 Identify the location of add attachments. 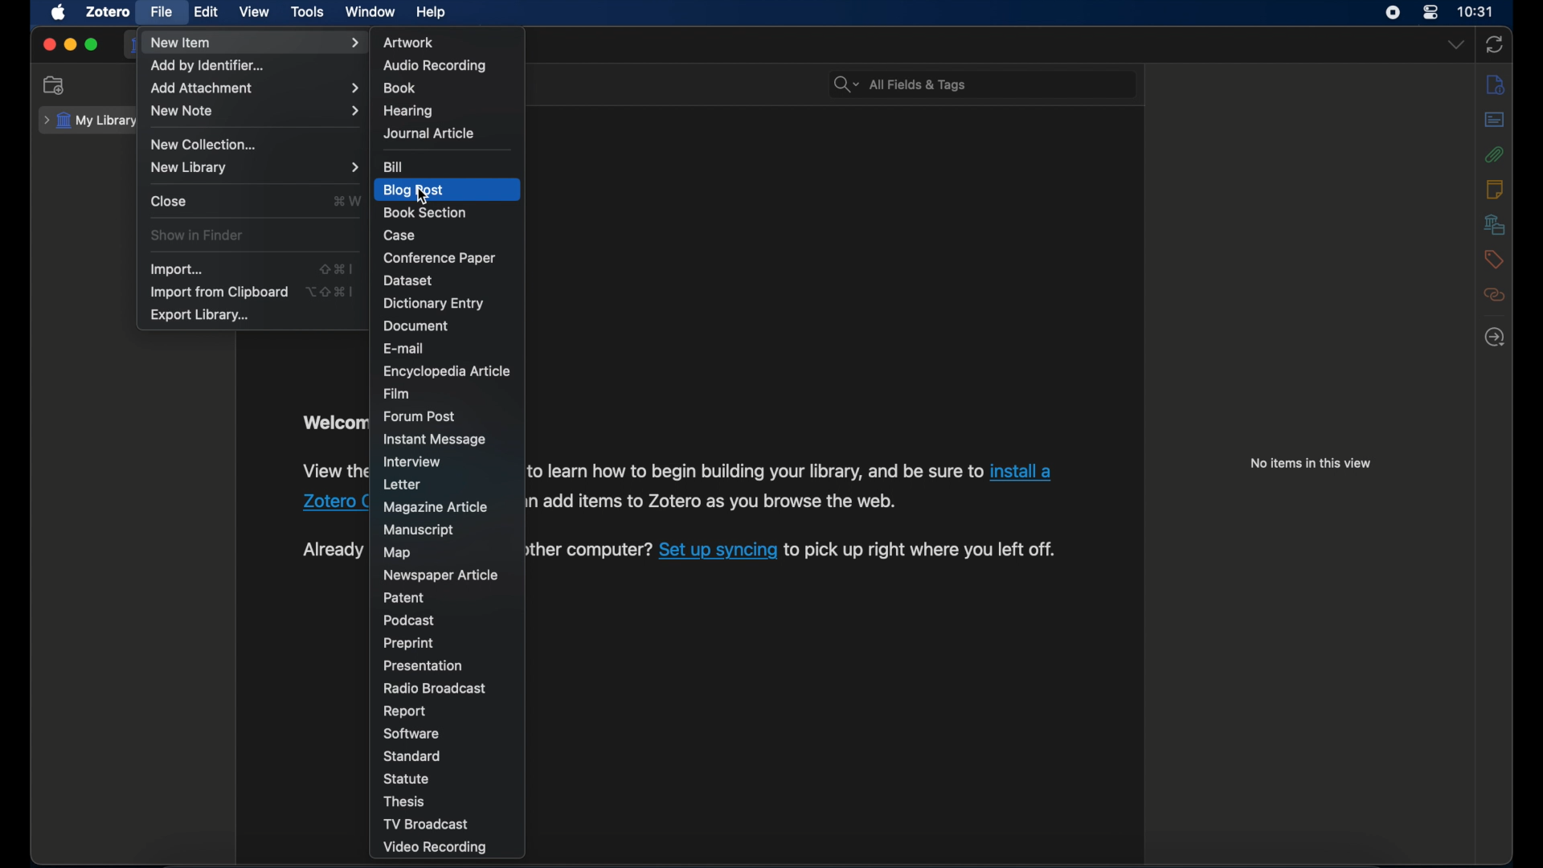
(255, 89).